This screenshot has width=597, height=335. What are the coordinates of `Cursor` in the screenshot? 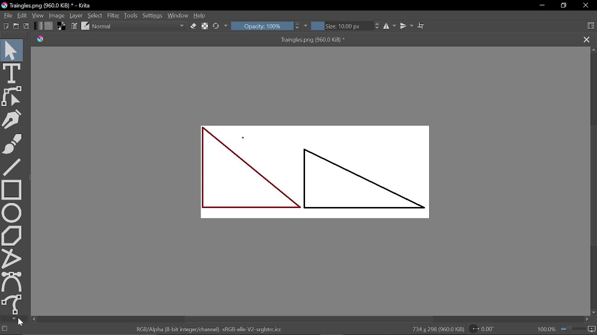 It's located at (21, 322).